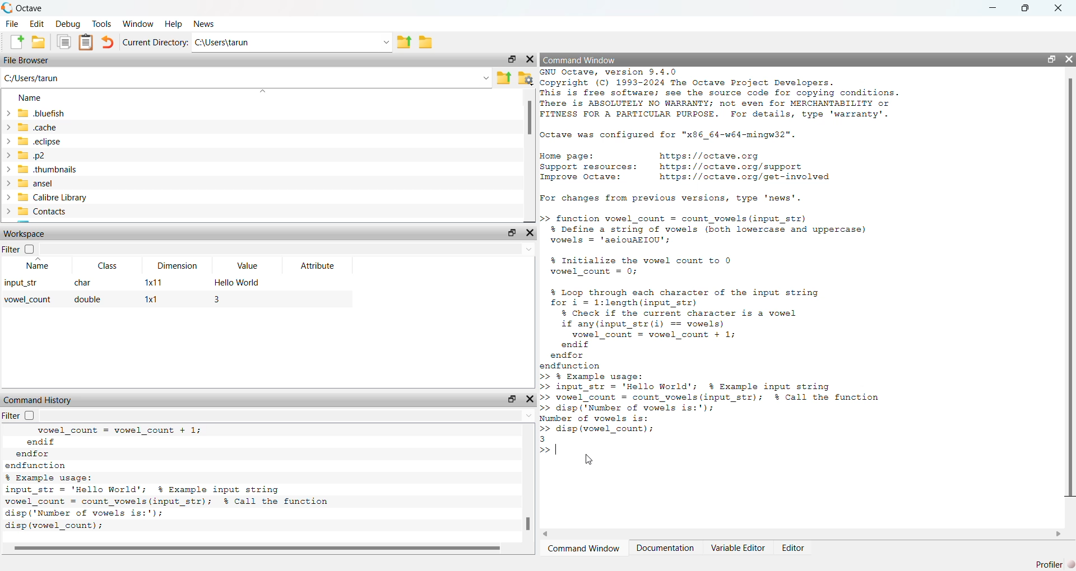  Describe the element at coordinates (7, 8) in the screenshot. I see `Octave logo` at that location.